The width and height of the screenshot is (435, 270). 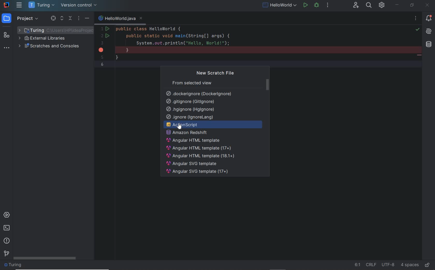 What do you see at coordinates (427, 265) in the screenshot?
I see `make file ready only` at bounding box center [427, 265].